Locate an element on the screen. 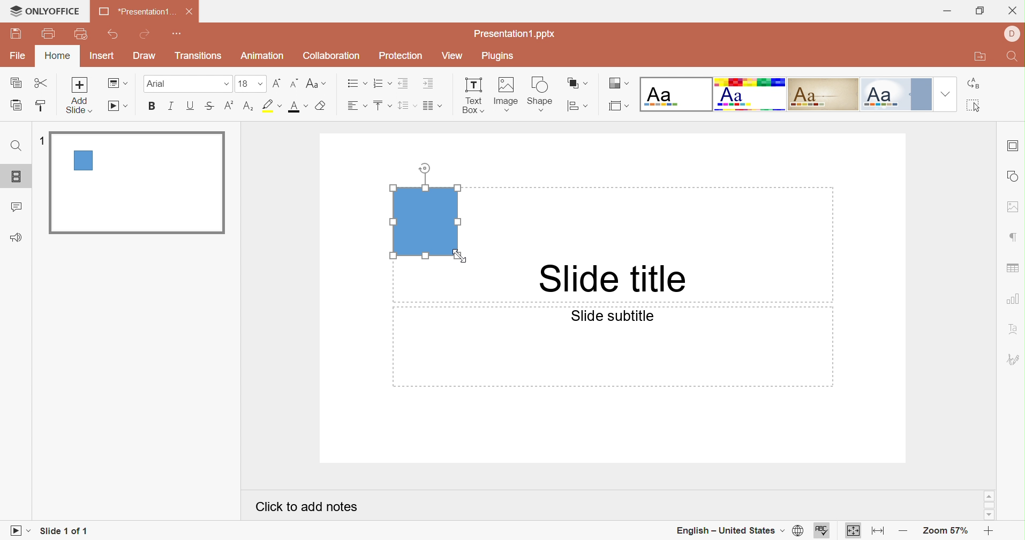 The height and width of the screenshot is (540, 1025). Zoom 57% is located at coordinates (946, 532).